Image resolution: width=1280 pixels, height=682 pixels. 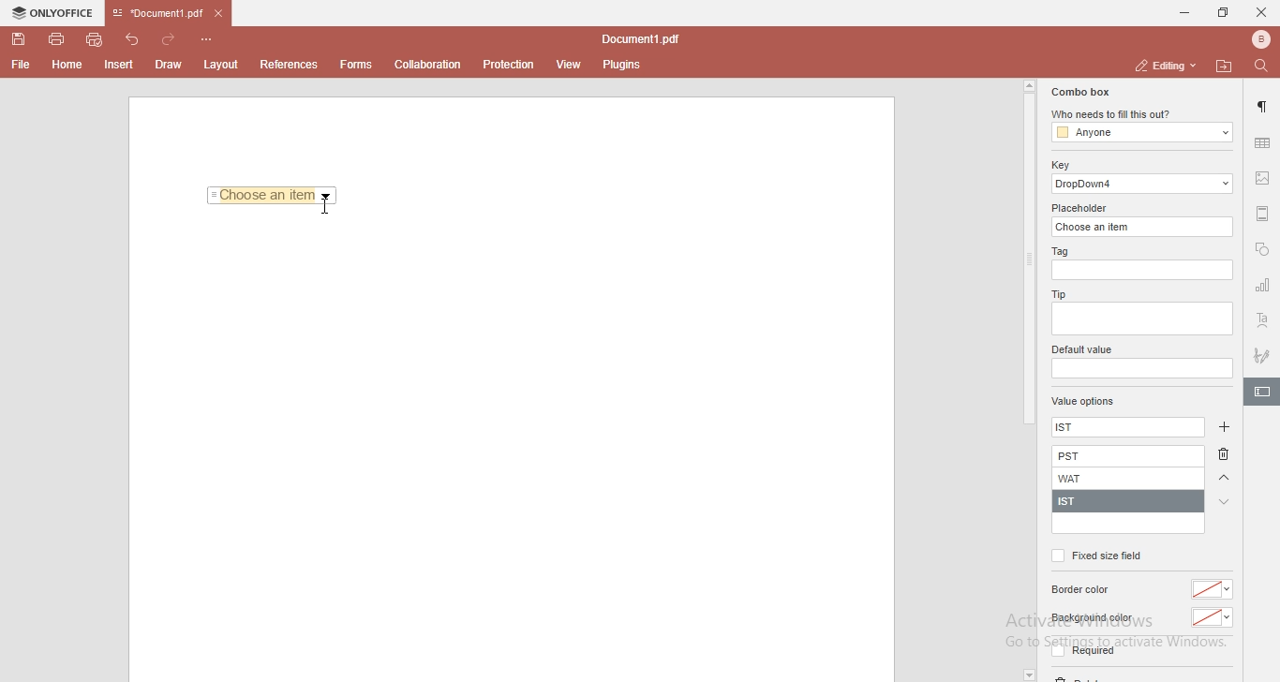 I want to click on References, so click(x=287, y=65).